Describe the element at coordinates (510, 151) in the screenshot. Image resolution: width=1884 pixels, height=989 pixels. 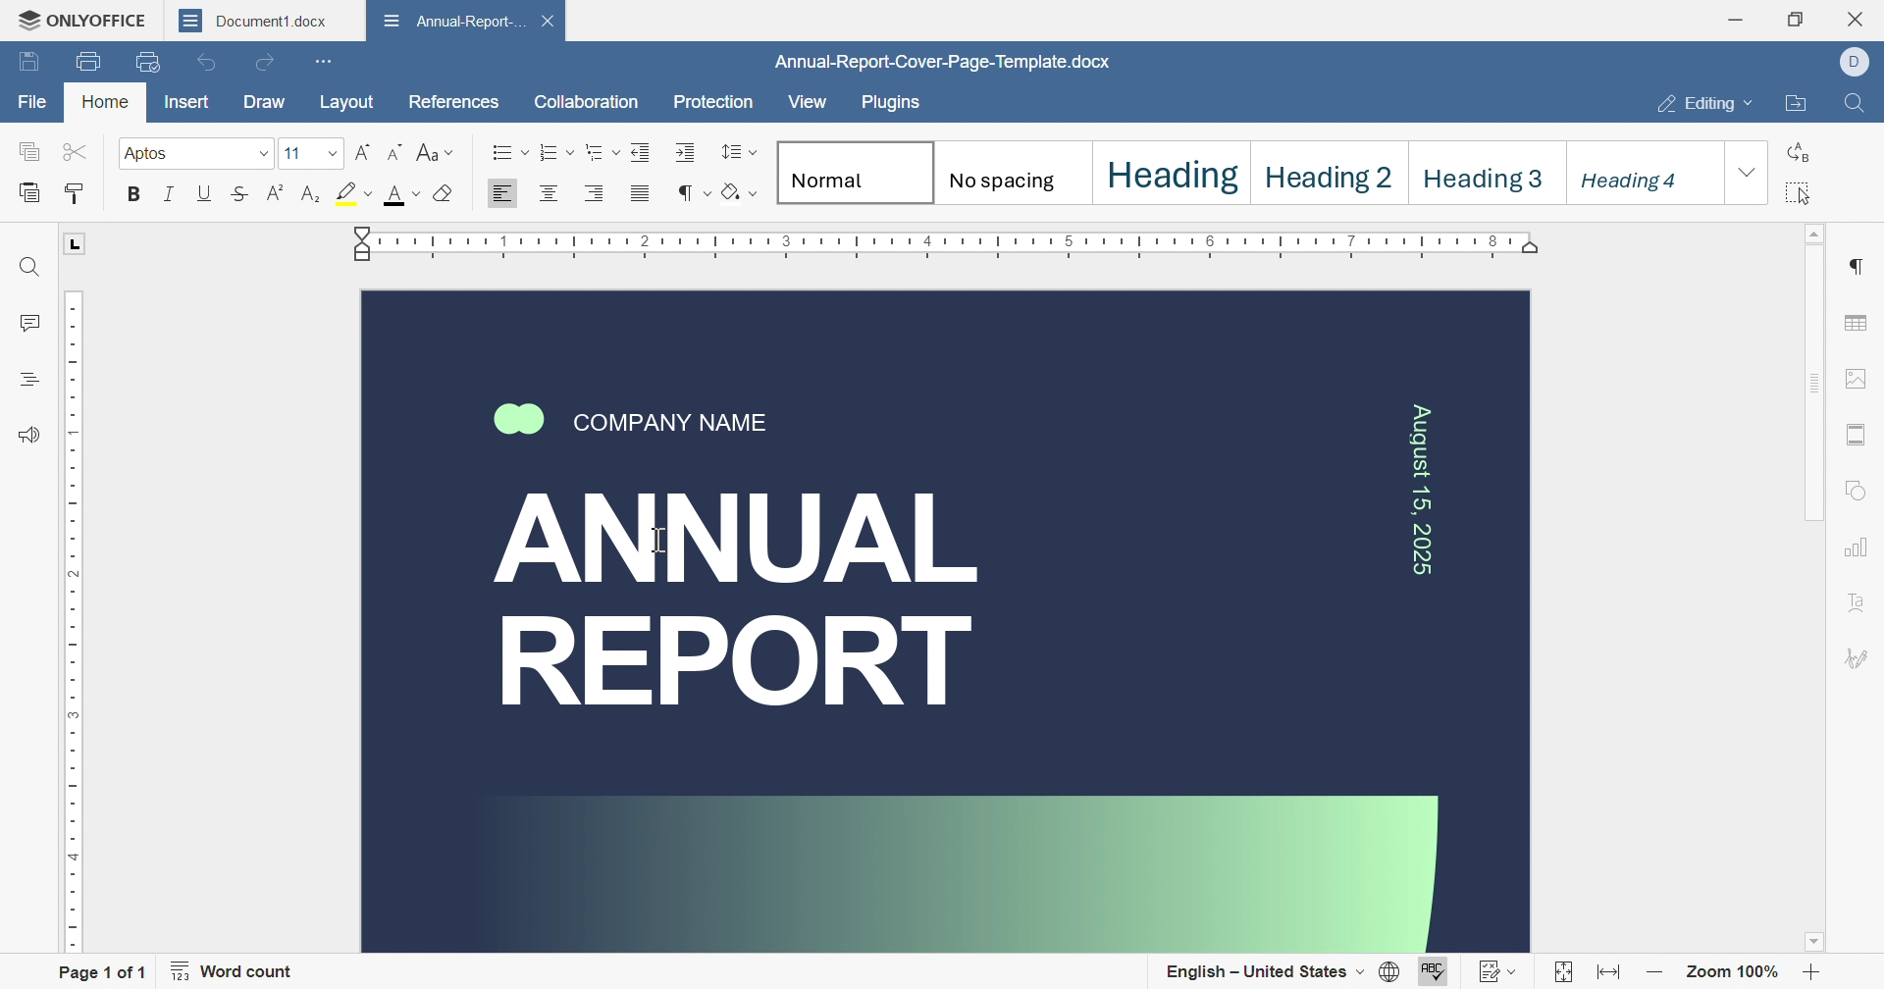
I see `bullets` at that location.